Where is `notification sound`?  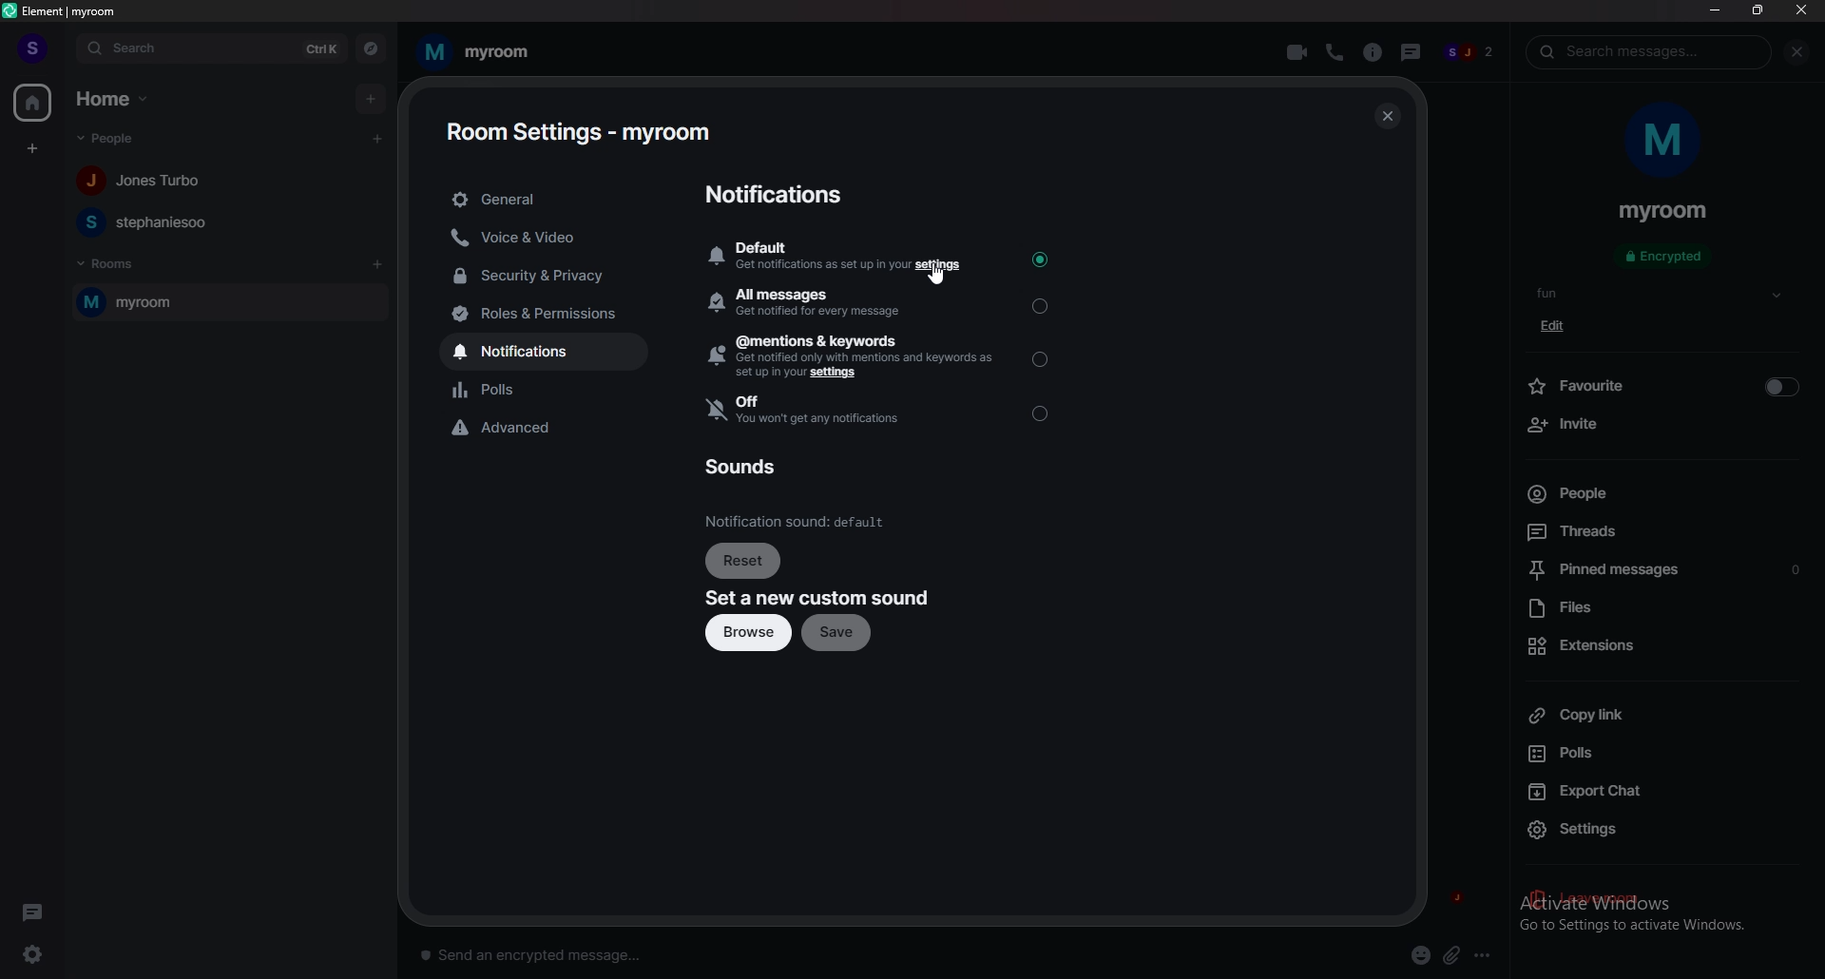
notification sound is located at coordinates (798, 521).